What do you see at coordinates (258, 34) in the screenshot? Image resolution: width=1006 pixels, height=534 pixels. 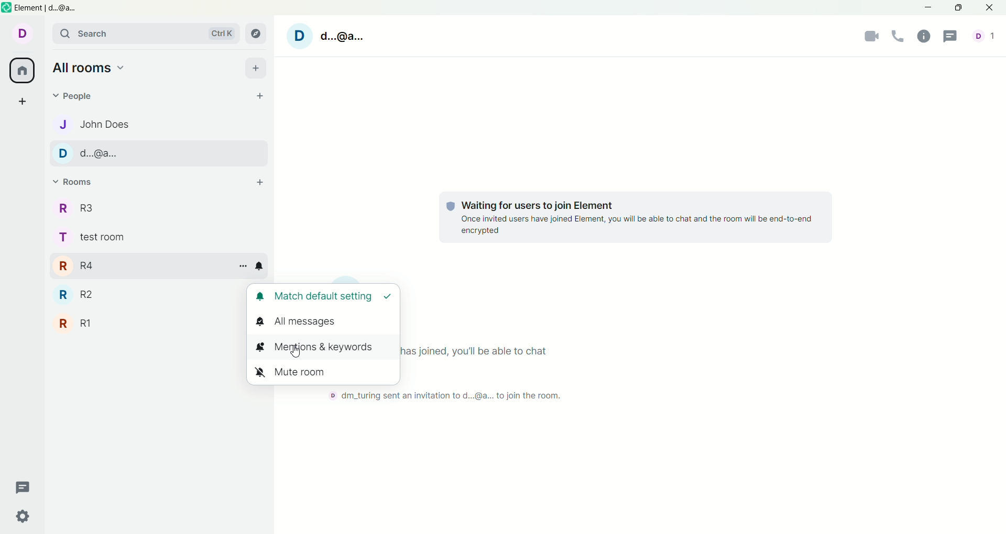 I see `explore room` at bounding box center [258, 34].